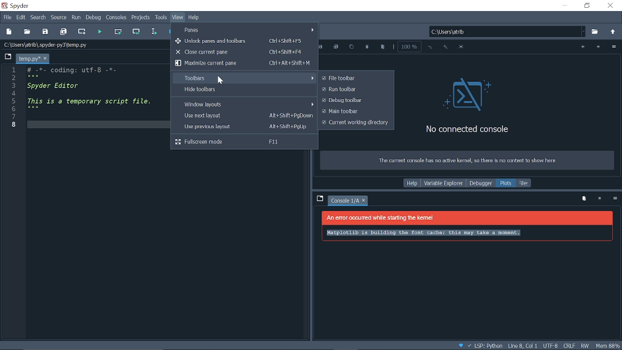  What do you see at coordinates (587, 6) in the screenshot?
I see `Restore down` at bounding box center [587, 6].